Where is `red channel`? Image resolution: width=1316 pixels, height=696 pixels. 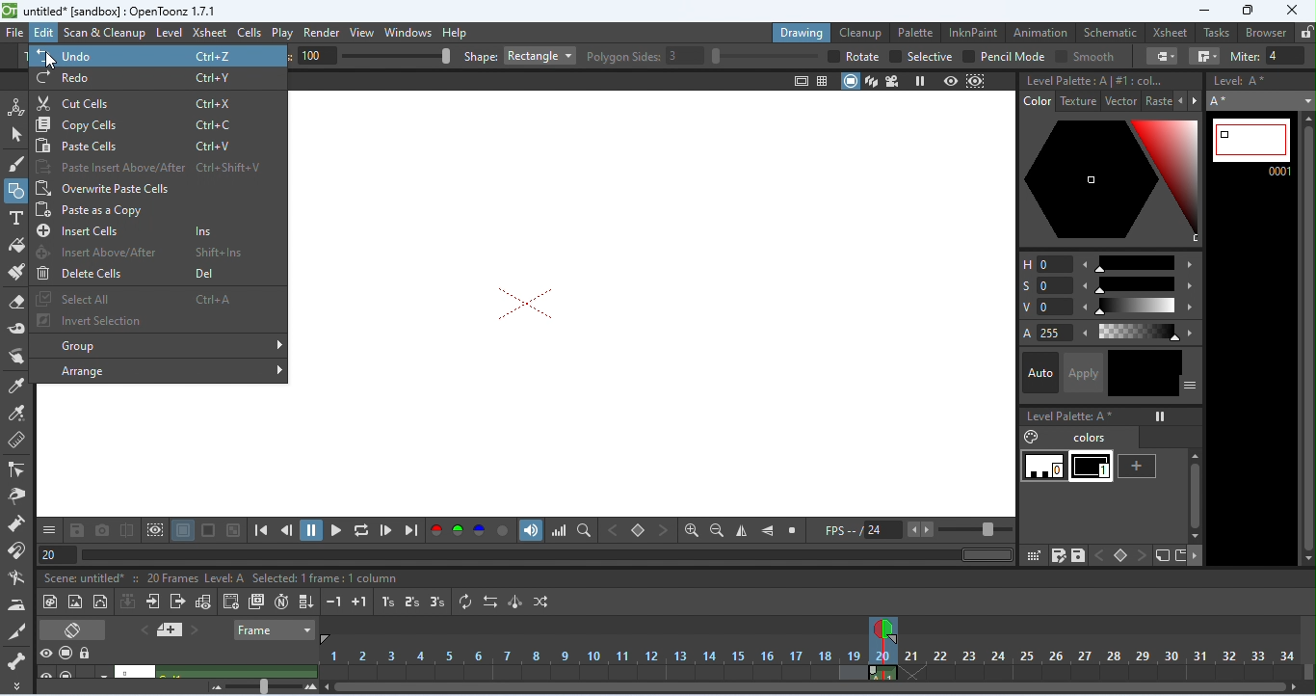
red channel is located at coordinates (435, 531).